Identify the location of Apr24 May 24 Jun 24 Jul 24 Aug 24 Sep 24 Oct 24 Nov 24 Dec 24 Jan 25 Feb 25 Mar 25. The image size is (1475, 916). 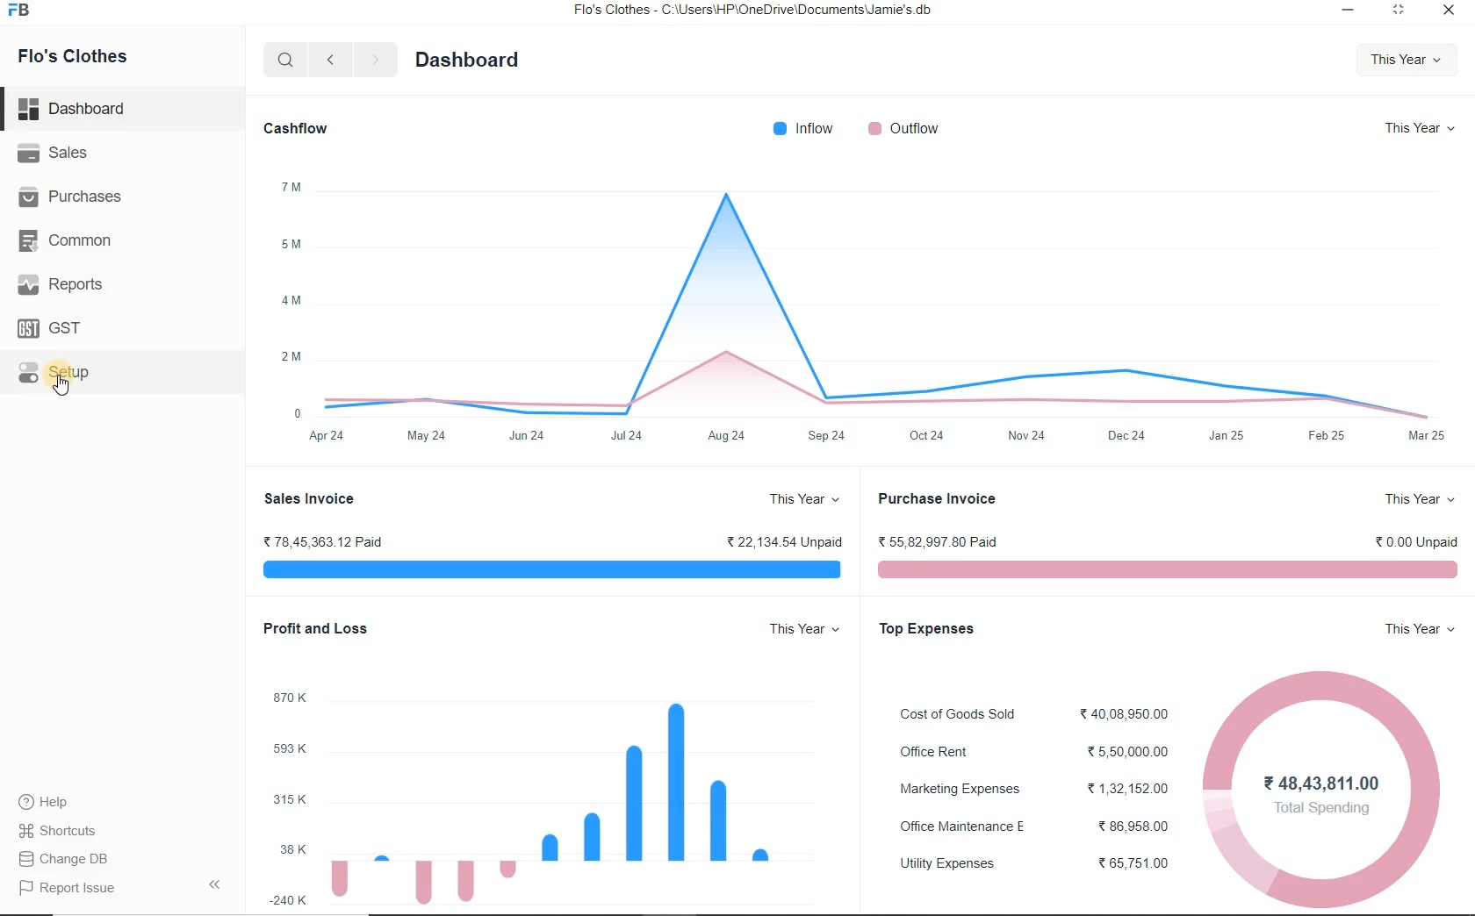
(879, 436).